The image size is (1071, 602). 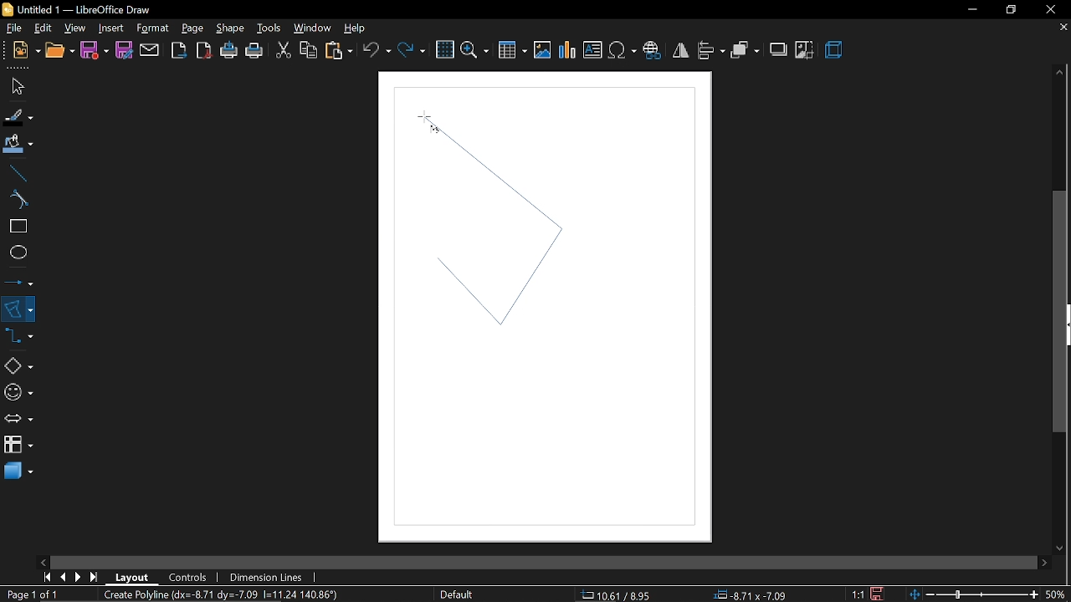 I want to click on arrows, so click(x=18, y=420).